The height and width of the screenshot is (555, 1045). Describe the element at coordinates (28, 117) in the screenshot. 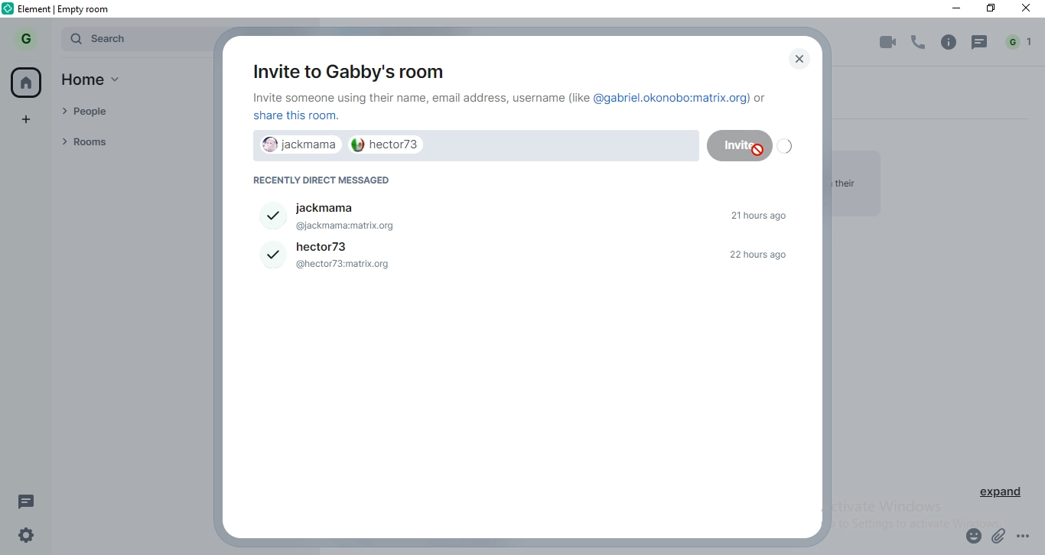

I see `add space` at that location.